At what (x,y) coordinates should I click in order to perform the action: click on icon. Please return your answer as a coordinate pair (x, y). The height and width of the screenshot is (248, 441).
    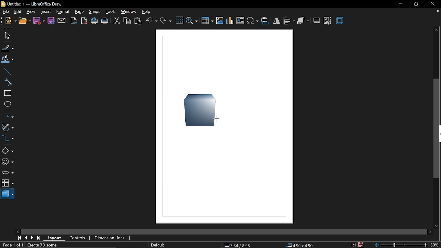
    Looking at the image, I should click on (3, 4).